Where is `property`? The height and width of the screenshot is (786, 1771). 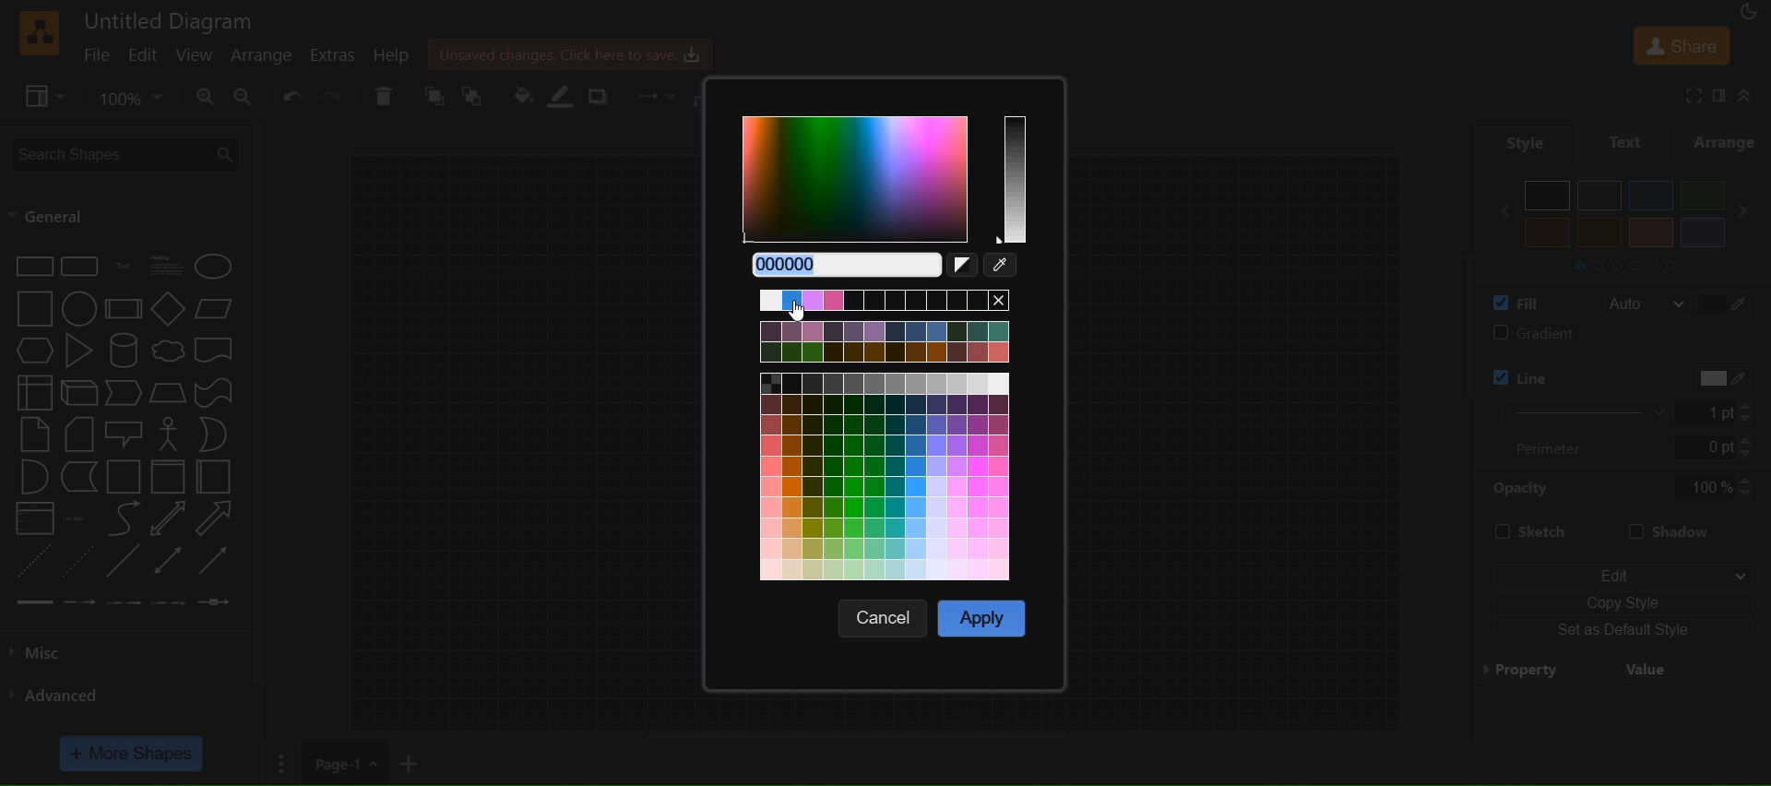
property is located at coordinates (1622, 668).